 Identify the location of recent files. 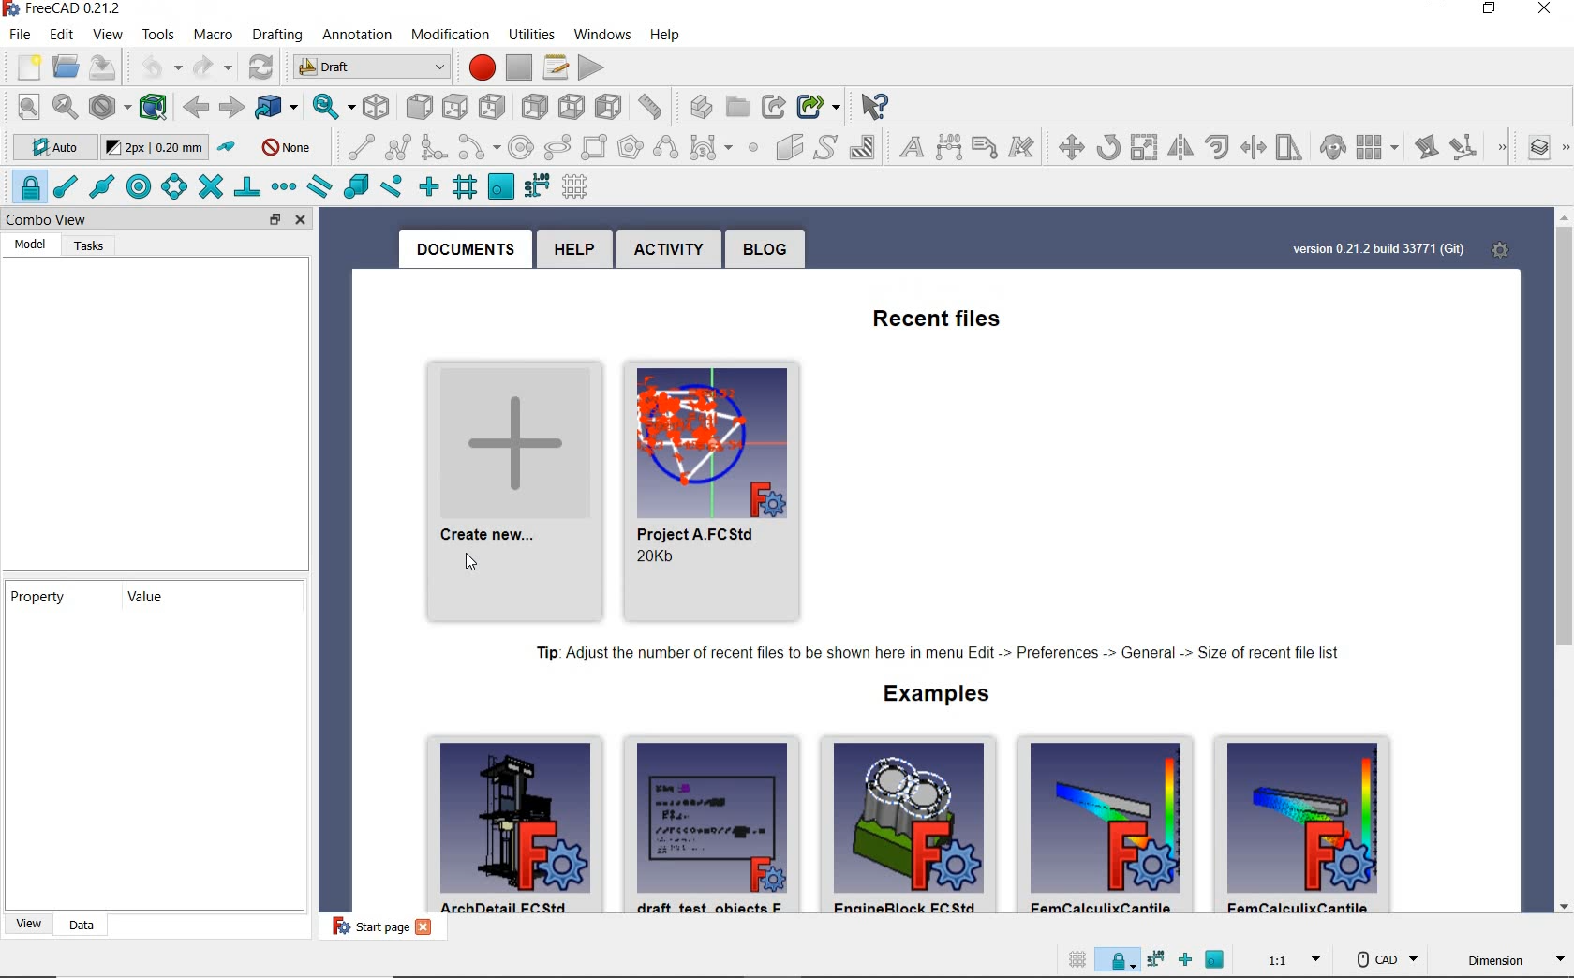
(939, 316).